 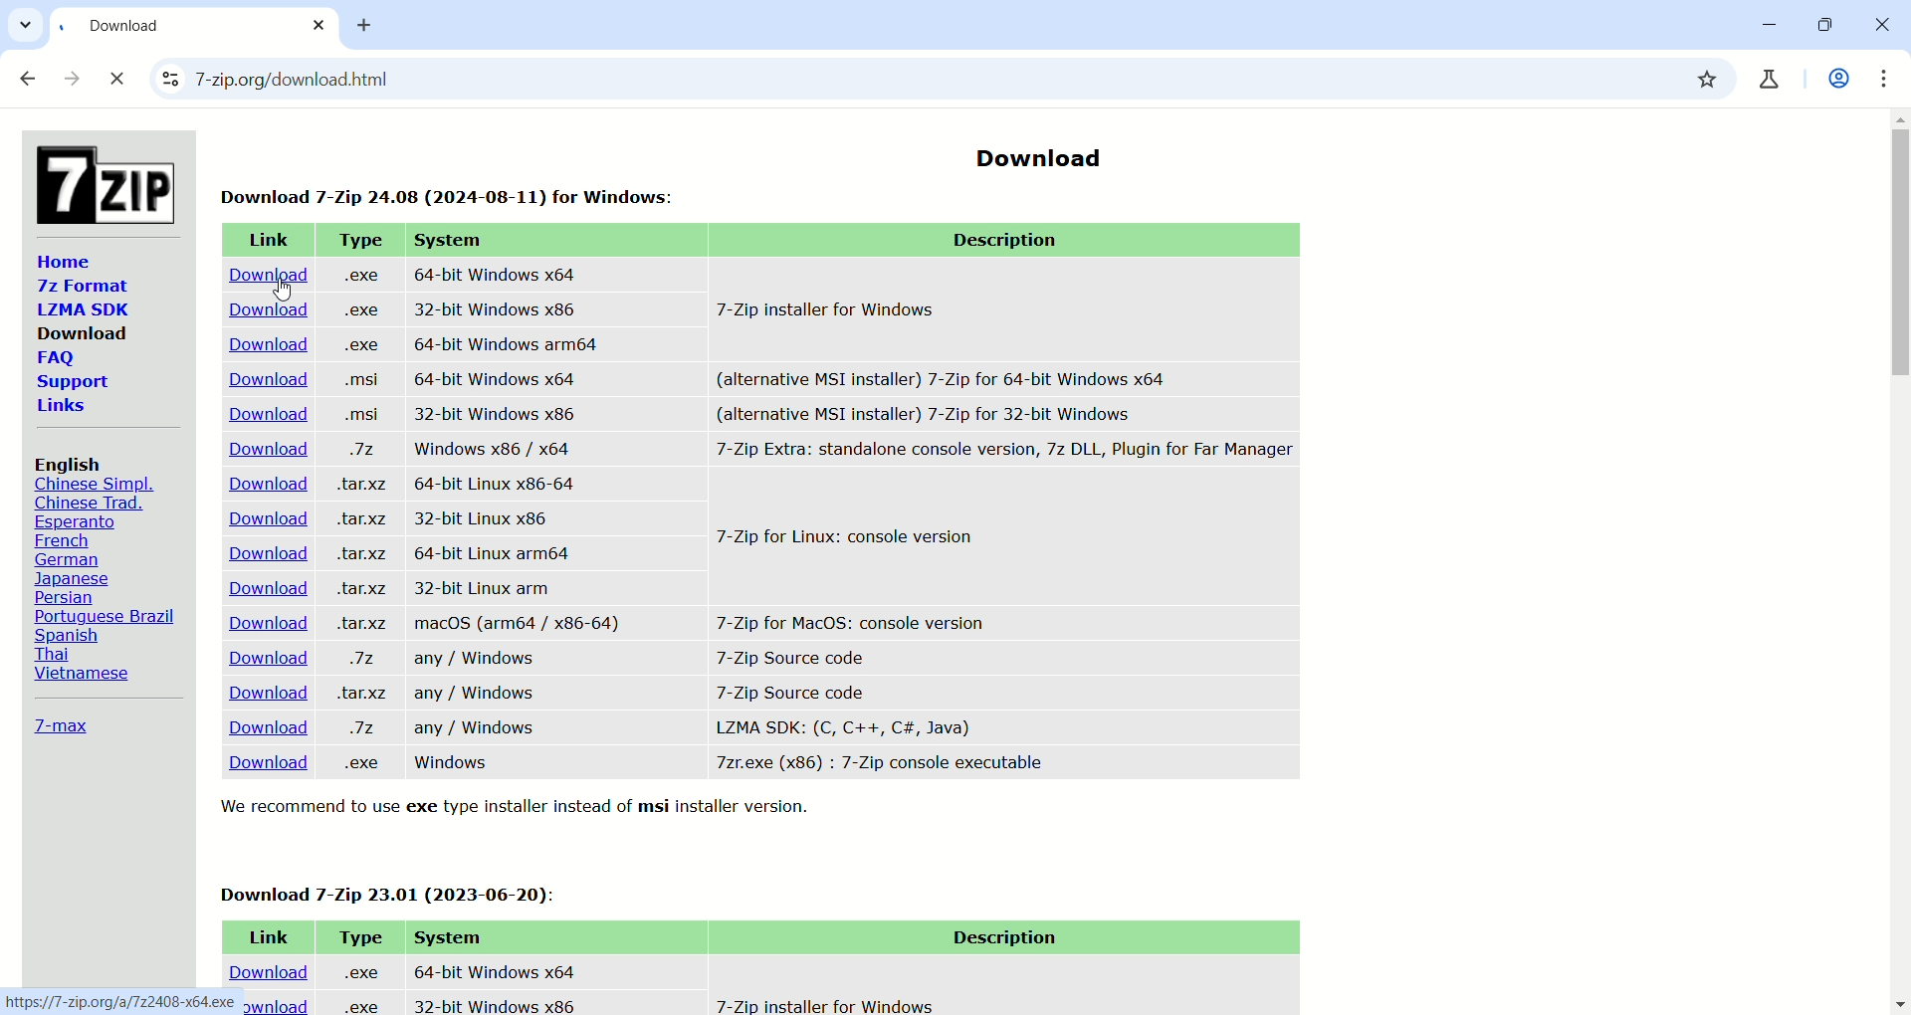 I want to click on Description, so click(x=1014, y=241).